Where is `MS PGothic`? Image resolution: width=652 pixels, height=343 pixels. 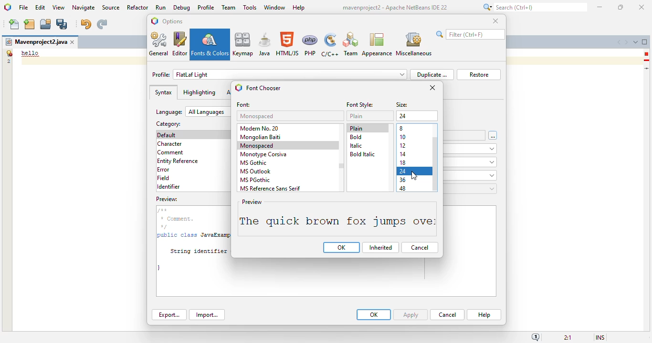
MS PGothic is located at coordinates (255, 180).